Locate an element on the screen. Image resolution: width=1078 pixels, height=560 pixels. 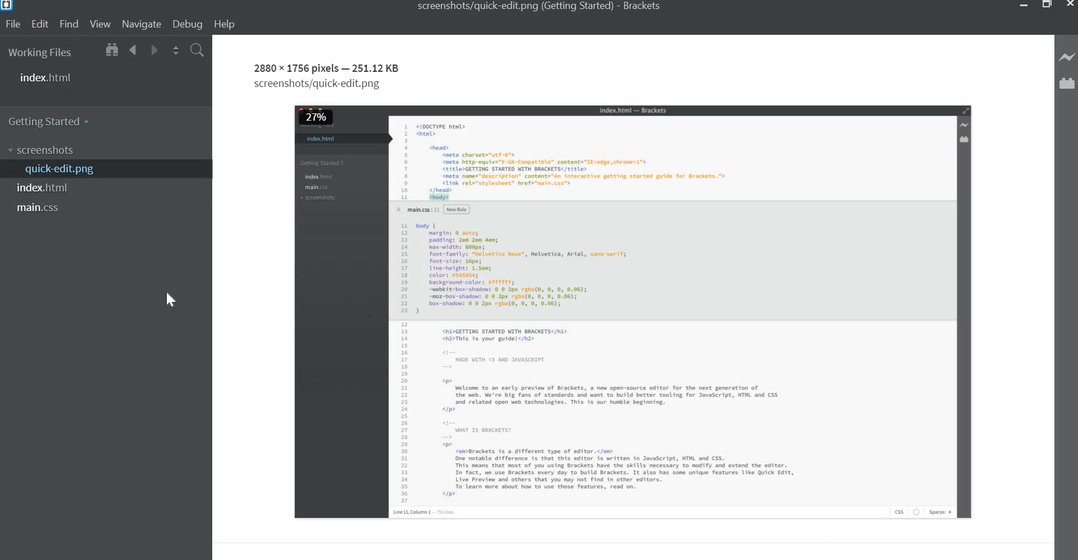
 is located at coordinates (53, 78).